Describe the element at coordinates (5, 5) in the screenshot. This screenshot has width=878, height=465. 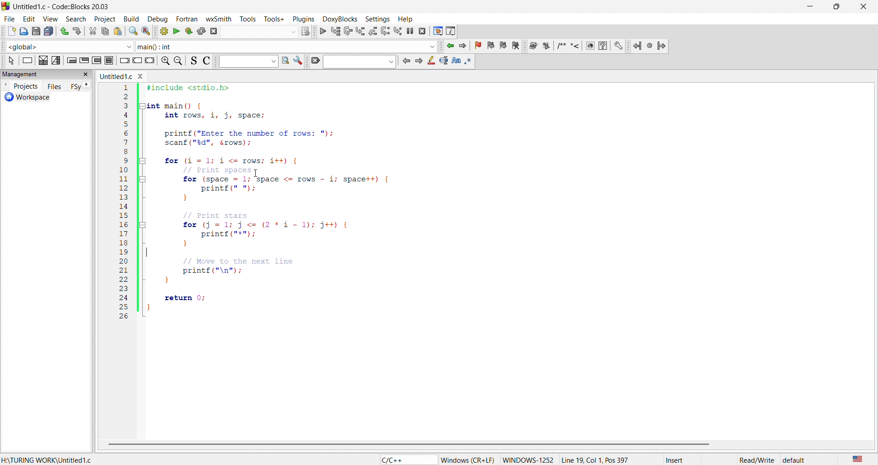
I see `Code:Blocks` at that location.